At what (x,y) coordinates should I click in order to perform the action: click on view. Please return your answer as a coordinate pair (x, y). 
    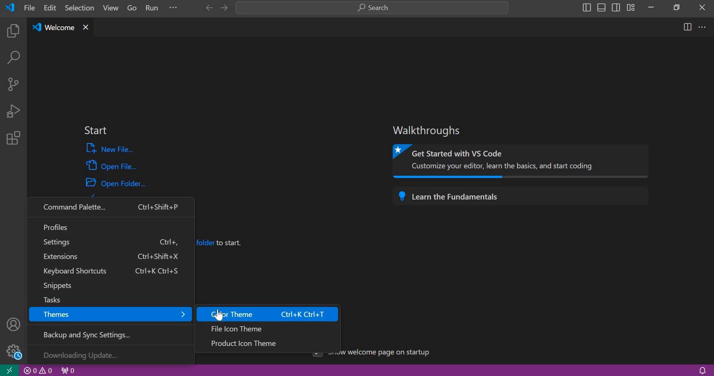
    Looking at the image, I should click on (109, 9).